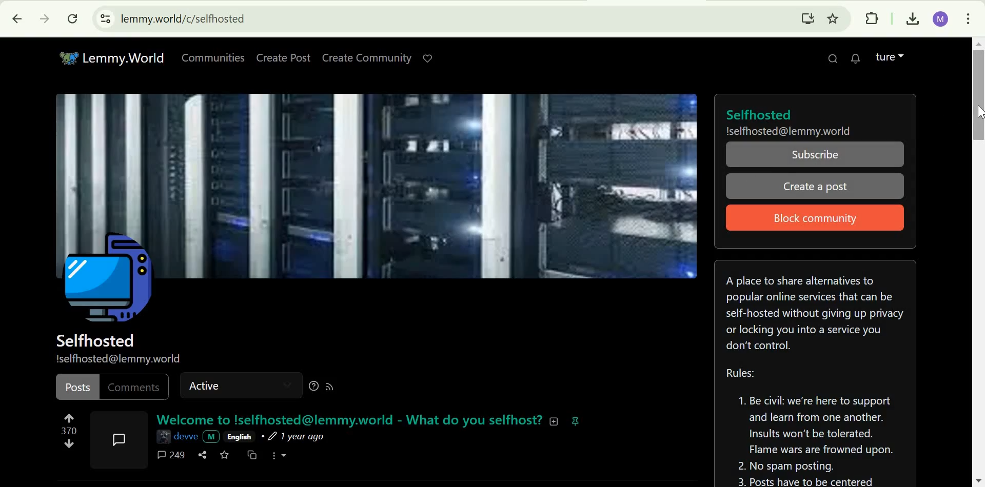  Describe the element at coordinates (475, 420) in the screenshot. I see `What do you selfhost?` at that location.